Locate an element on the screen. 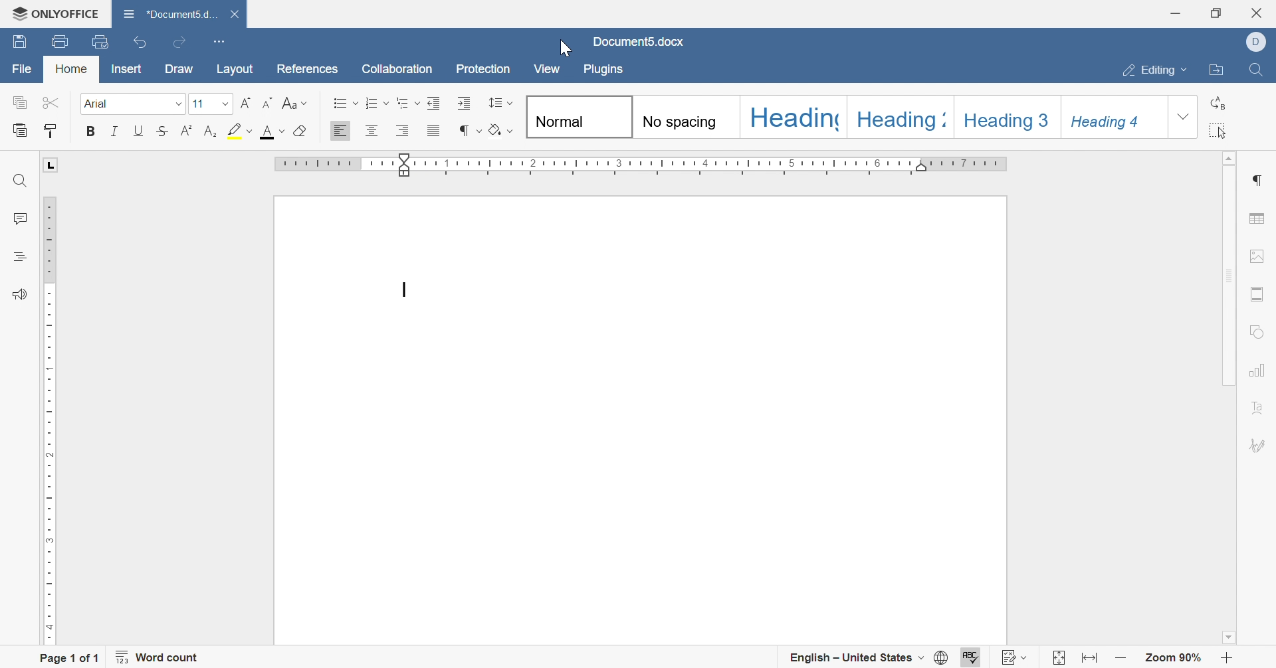 The width and height of the screenshot is (1276, 668). scroll down is located at coordinates (1227, 637).